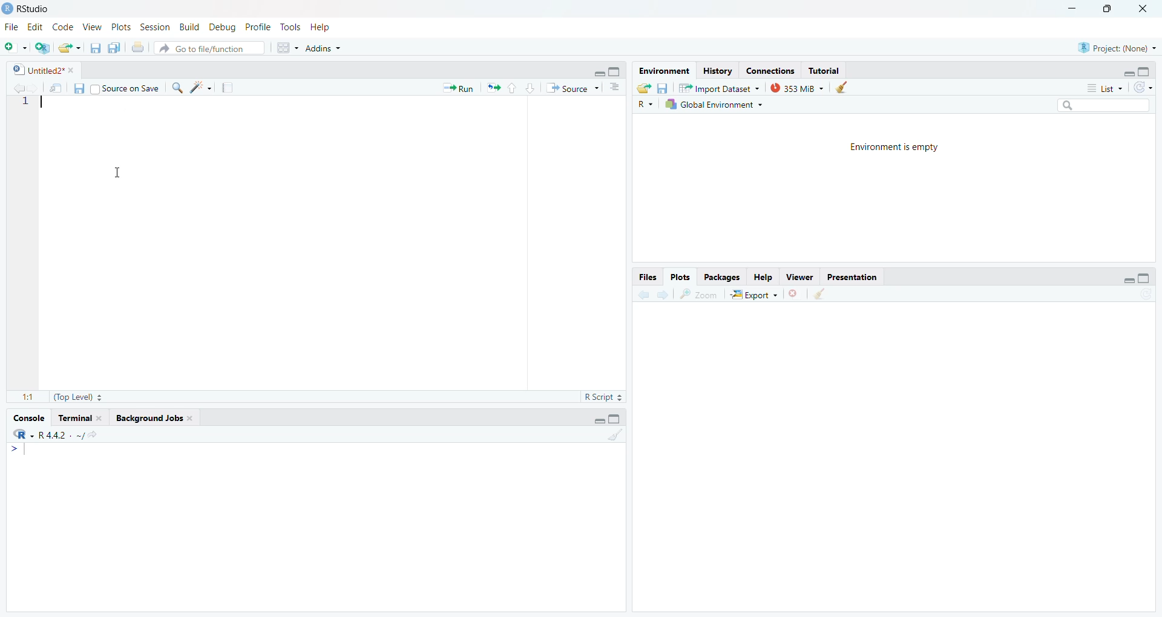 Image resolution: width=1162 pixels, height=617 pixels. What do you see at coordinates (595, 72) in the screenshot?
I see `close r script` at bounding box center [595, 72].